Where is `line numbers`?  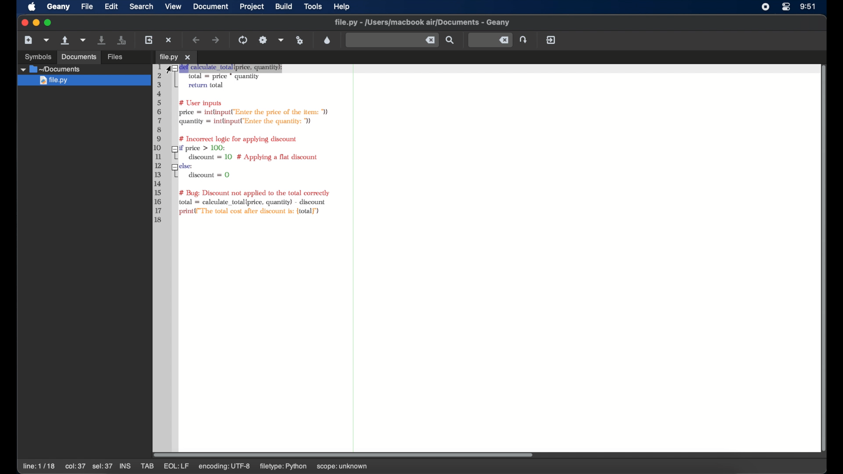 line numbers is located at coordinates (160, 147).